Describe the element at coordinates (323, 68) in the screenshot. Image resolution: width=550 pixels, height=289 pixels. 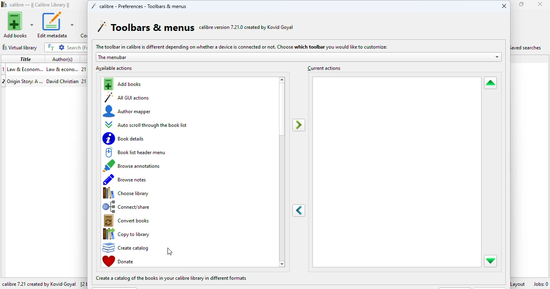
I see `current actions` at that location.